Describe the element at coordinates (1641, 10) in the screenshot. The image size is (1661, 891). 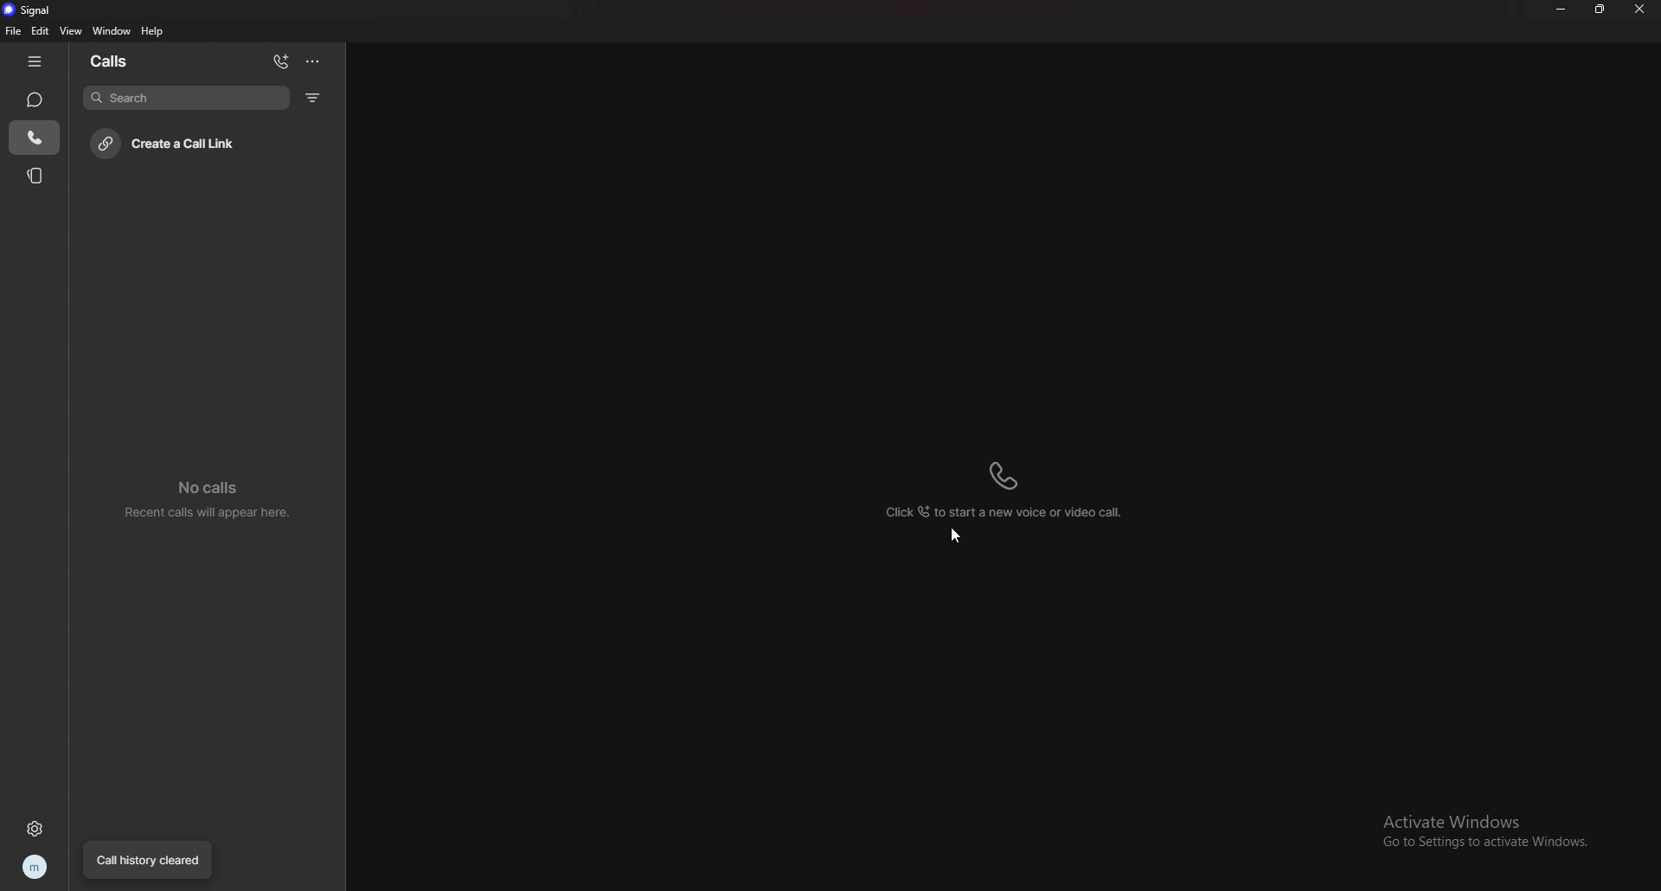
I see `close` at that location.